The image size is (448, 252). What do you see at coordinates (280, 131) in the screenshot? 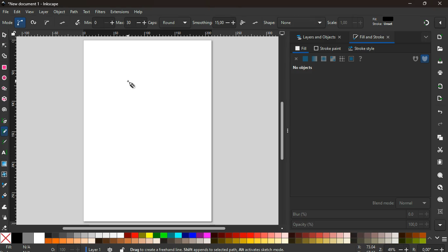
I see `Vertical scroll bar` at bounding box center [280, 131].